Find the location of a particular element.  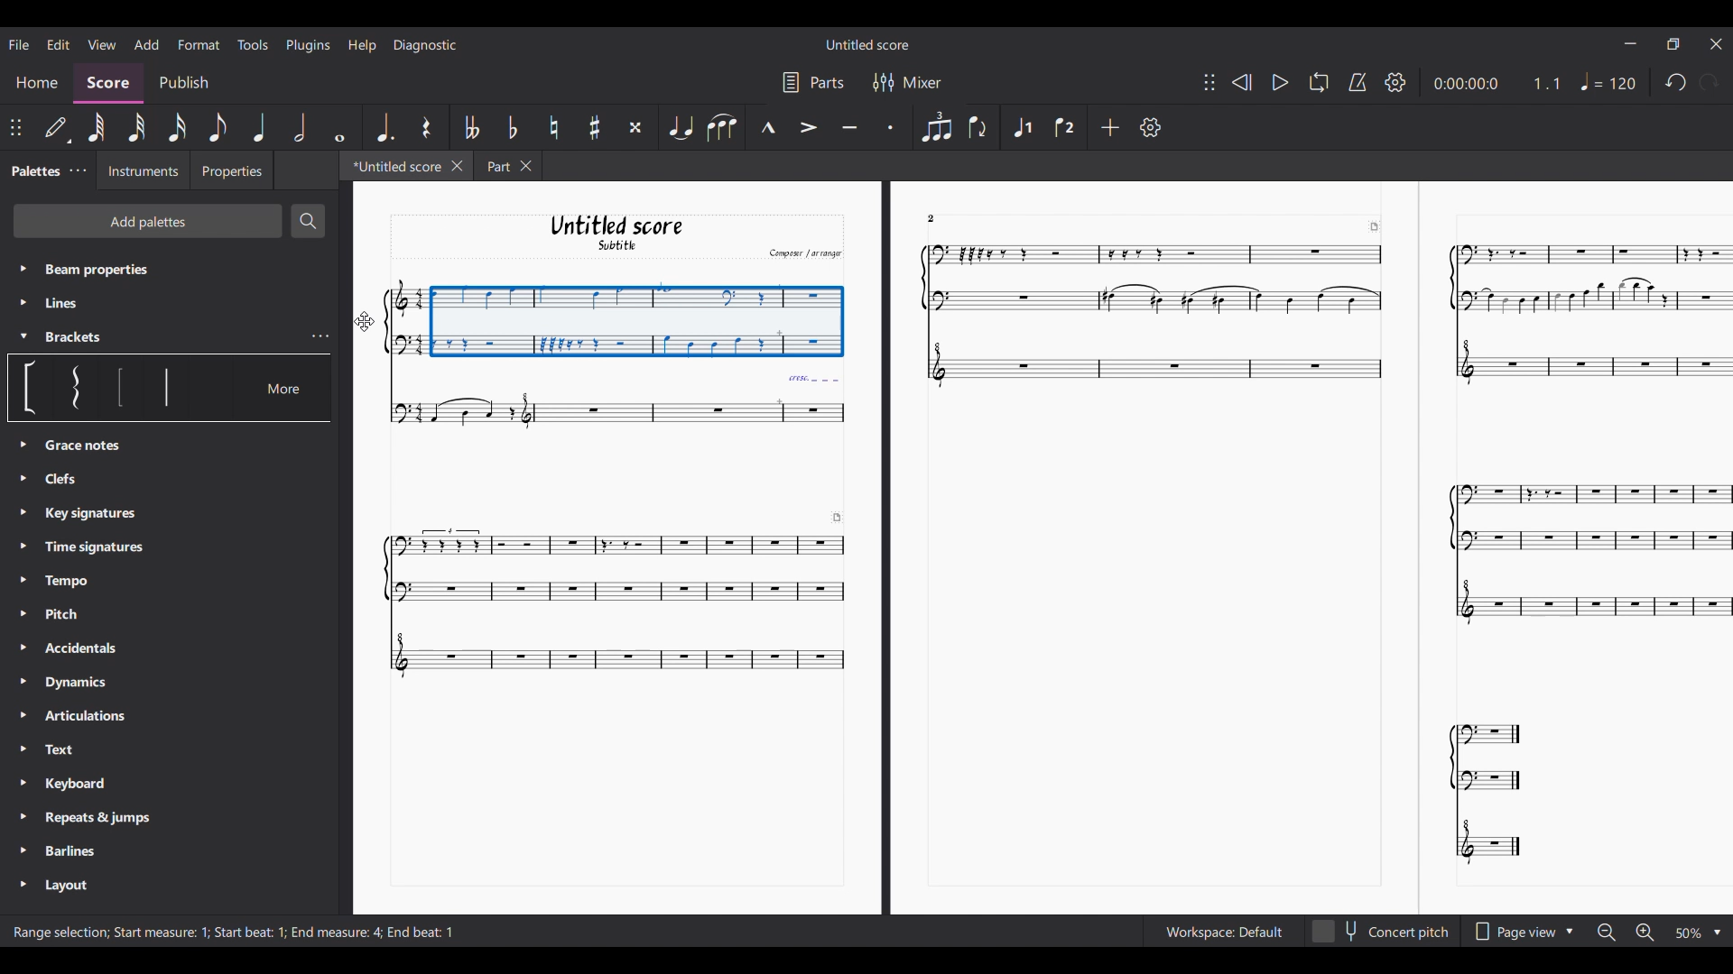

Palette settings is located at coordinates (78, 171).